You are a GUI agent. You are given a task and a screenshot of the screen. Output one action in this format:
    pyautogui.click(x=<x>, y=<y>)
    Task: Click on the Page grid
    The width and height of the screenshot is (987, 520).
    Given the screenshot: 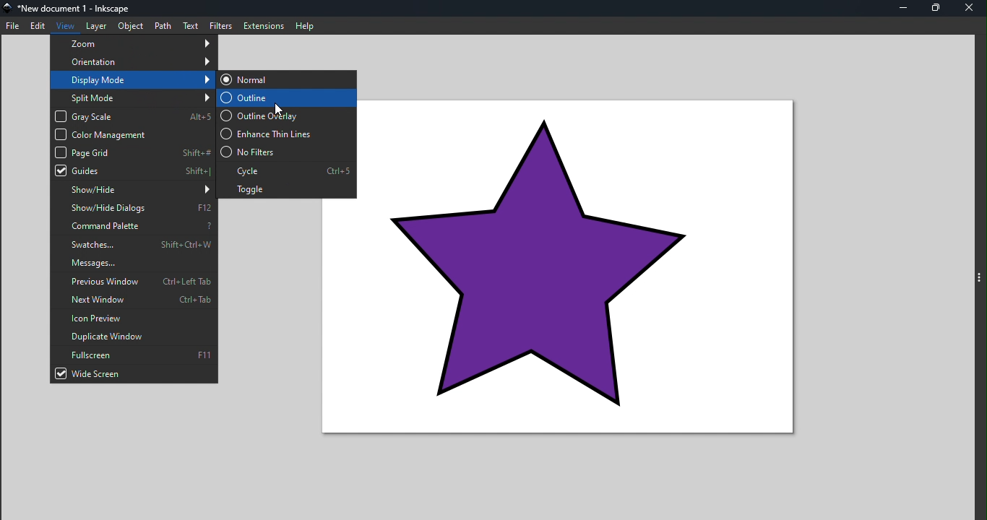 What is the action you would take?
    pyautogui.click(x=132, y=152)
    